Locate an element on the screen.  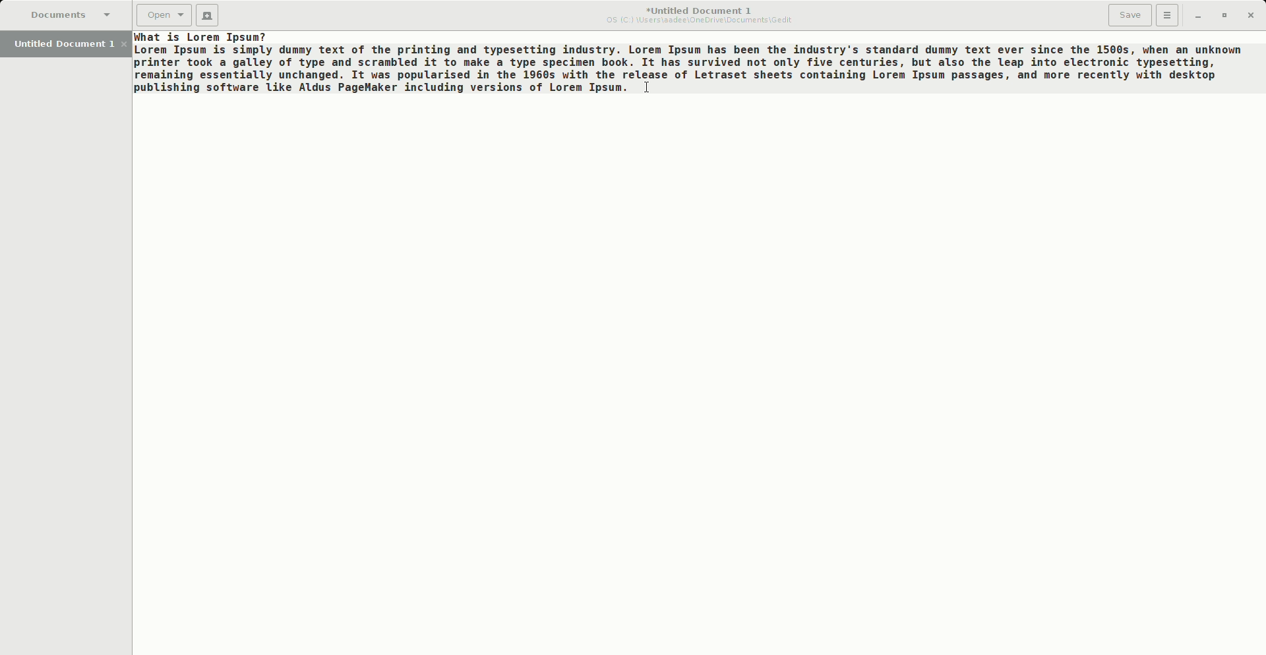
Minimize is located at coordinates (1193, 15).